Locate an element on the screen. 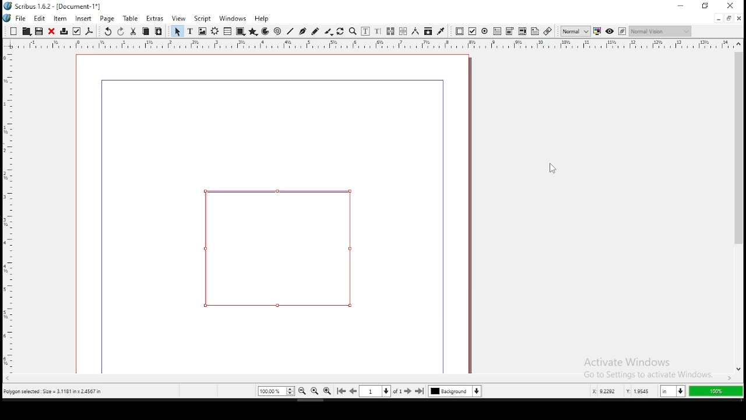 This screenshot has height=420, width=746. redo is located at coordinates (121, 32).